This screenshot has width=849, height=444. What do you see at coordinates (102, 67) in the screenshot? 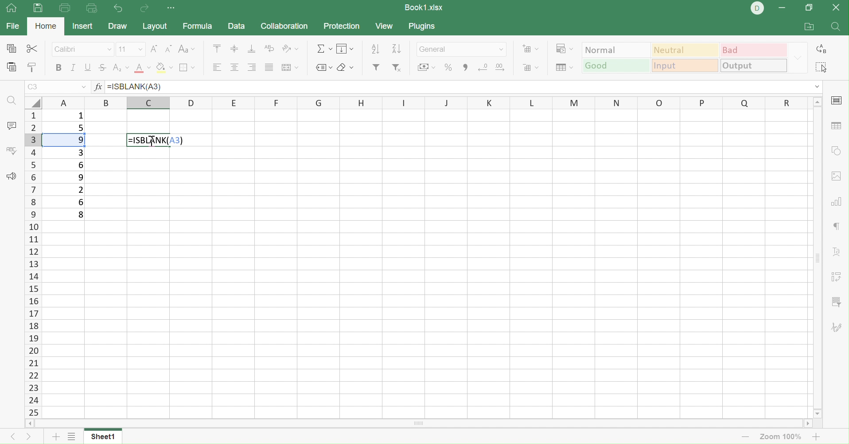
I see `Strikethrough` at bounding box center [102, 67].